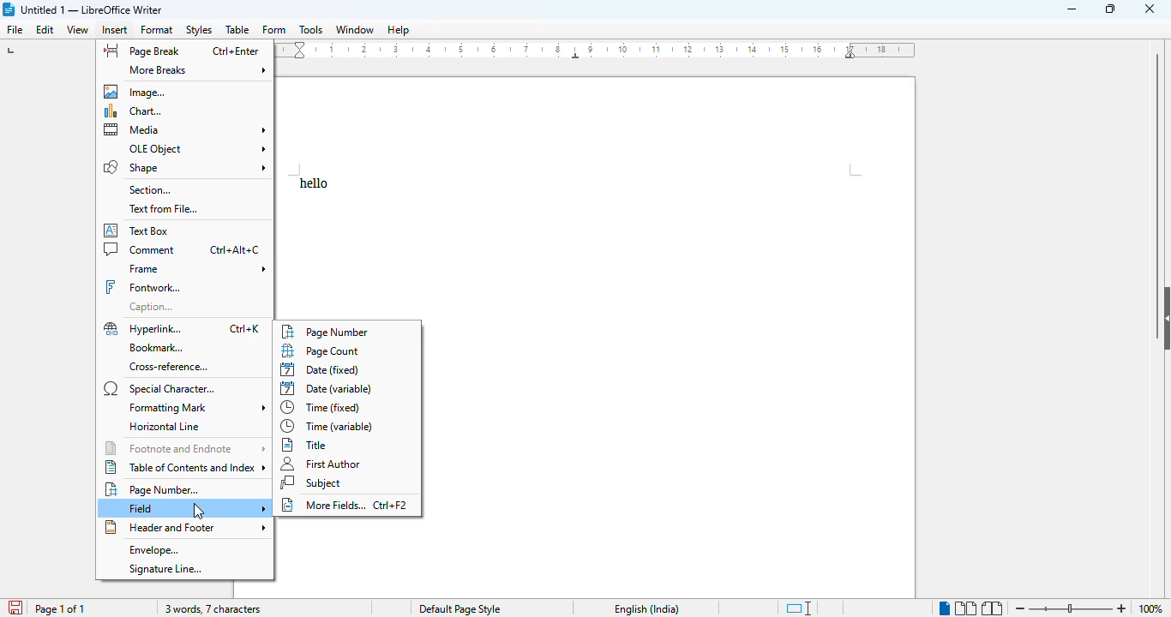 Image resolution: width=1171 pixels, height=617 pixels. What do you see at coordinates (185, 129) in the screenshot?
I see `media` at bounding box center [185, 129].